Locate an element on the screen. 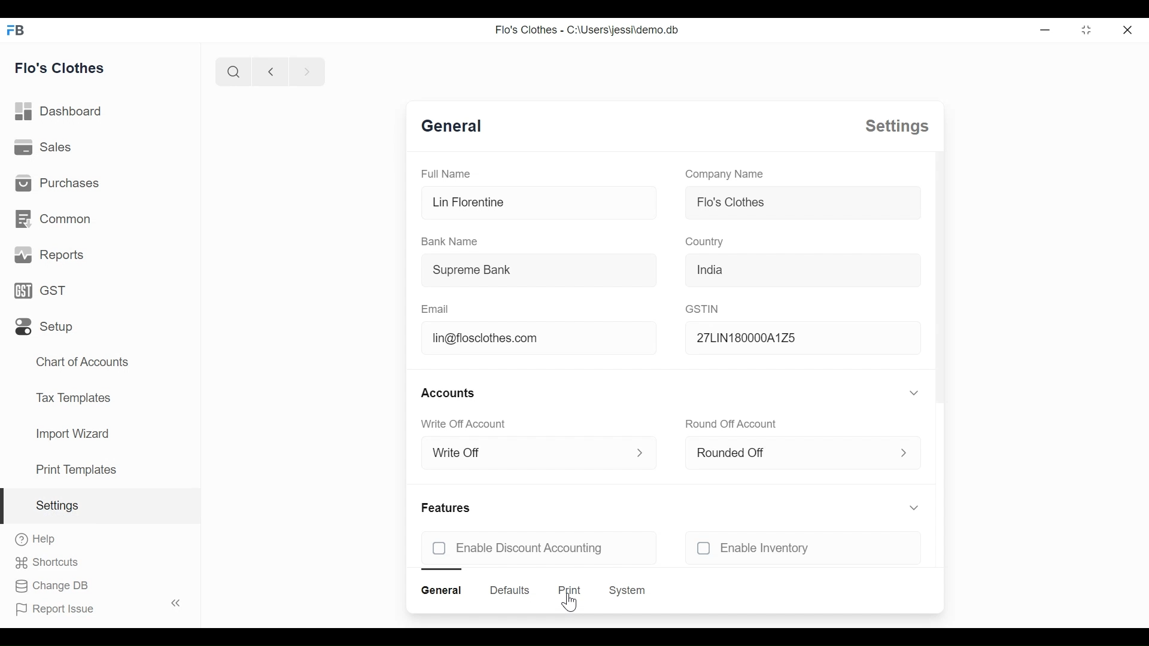 The width and height of the screenshot is (1149, 646). write off is located at coordinates (511, 453).